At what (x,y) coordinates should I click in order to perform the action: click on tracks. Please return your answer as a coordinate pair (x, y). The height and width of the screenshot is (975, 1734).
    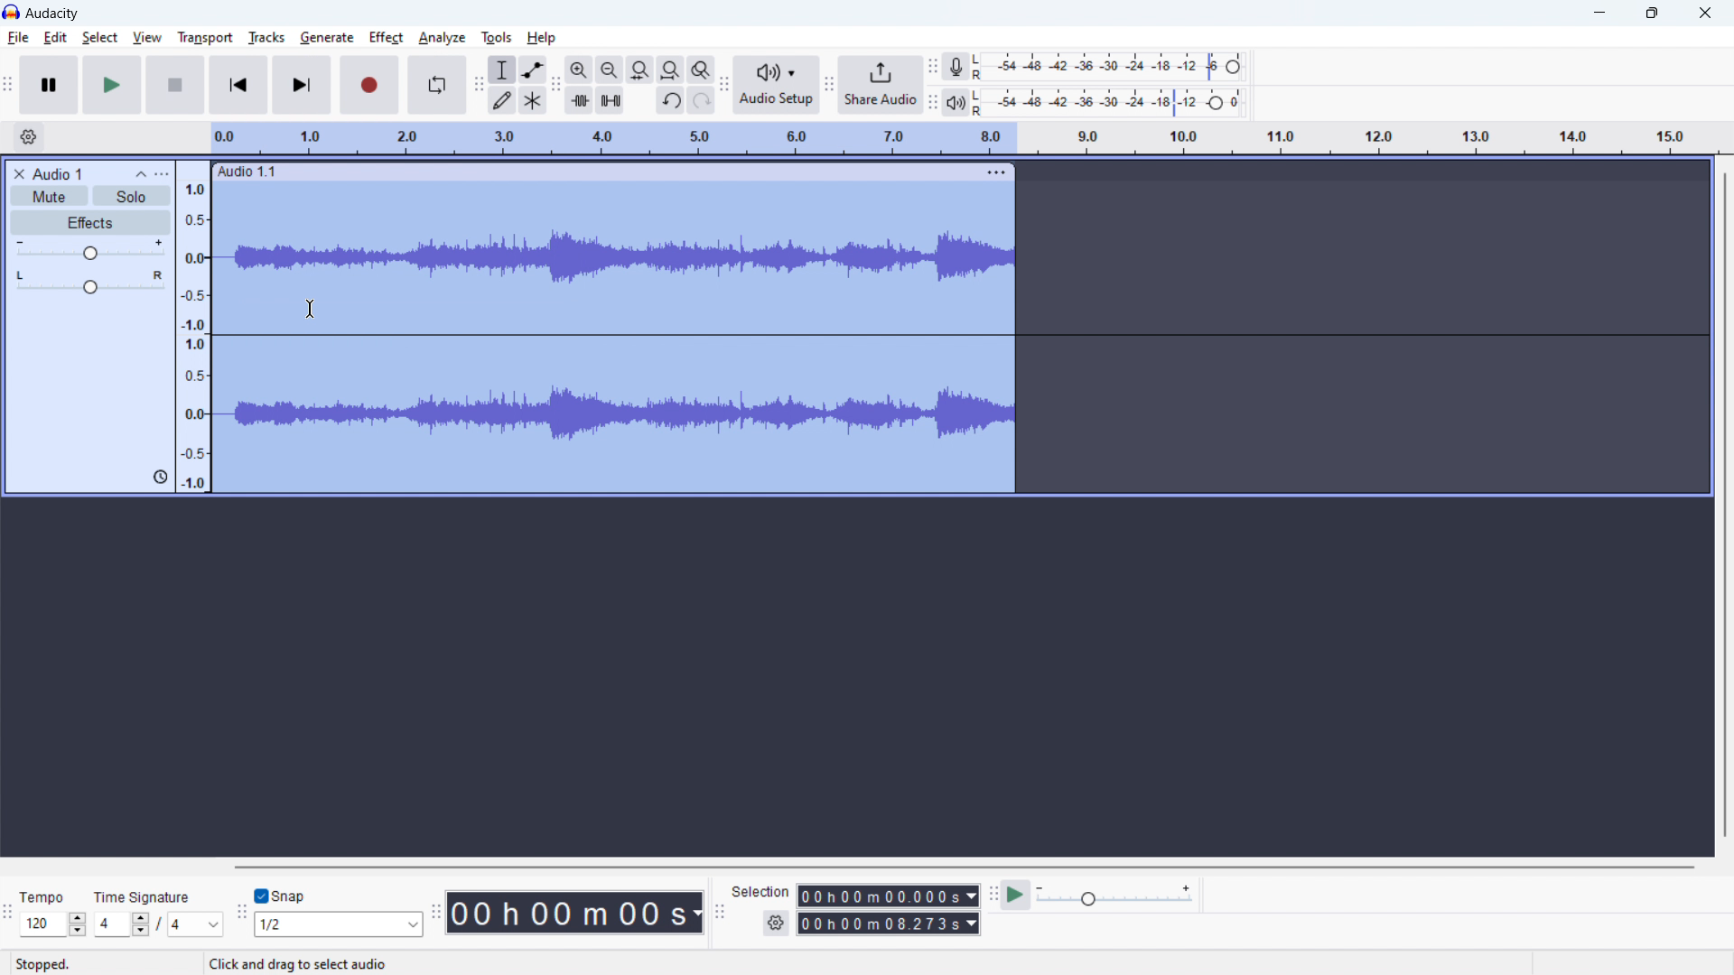
    Looking at the image, I should click on (267, 38).